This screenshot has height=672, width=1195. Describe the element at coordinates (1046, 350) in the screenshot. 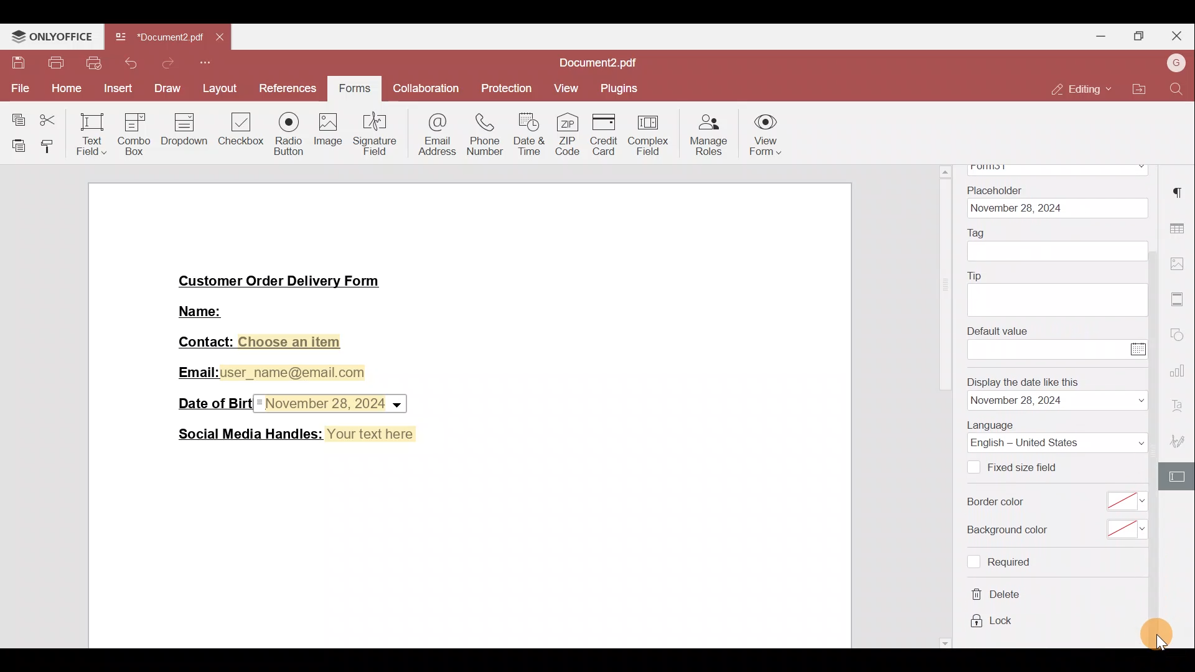

I see `enter value` at that location.